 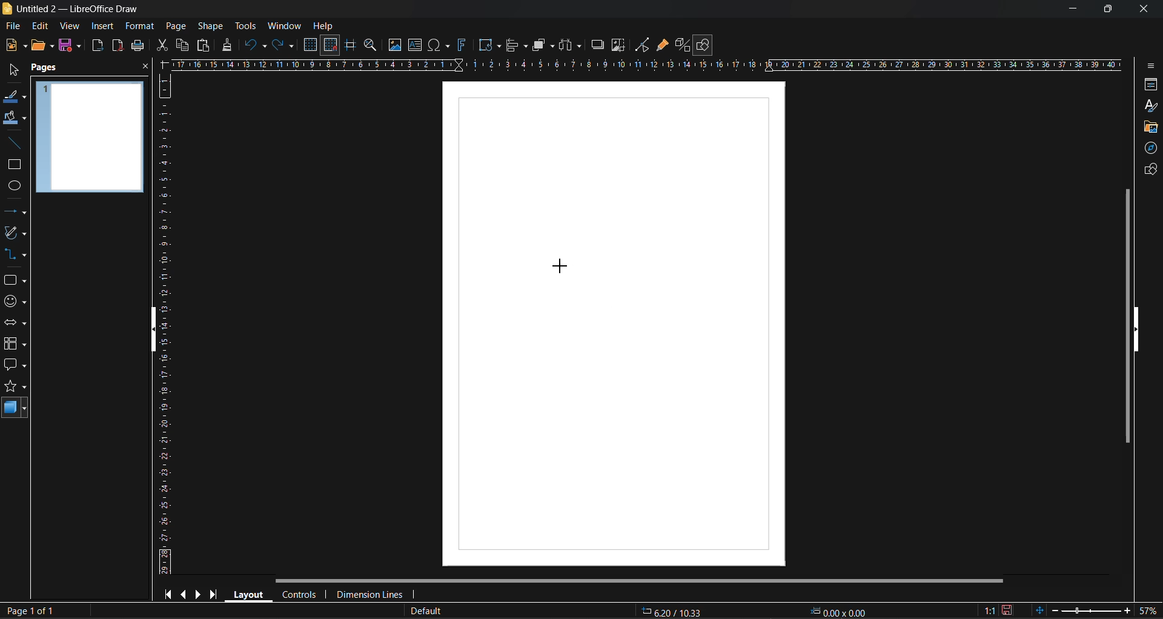 I want to click on show gluepoint functions, so click(x=662, y=45).